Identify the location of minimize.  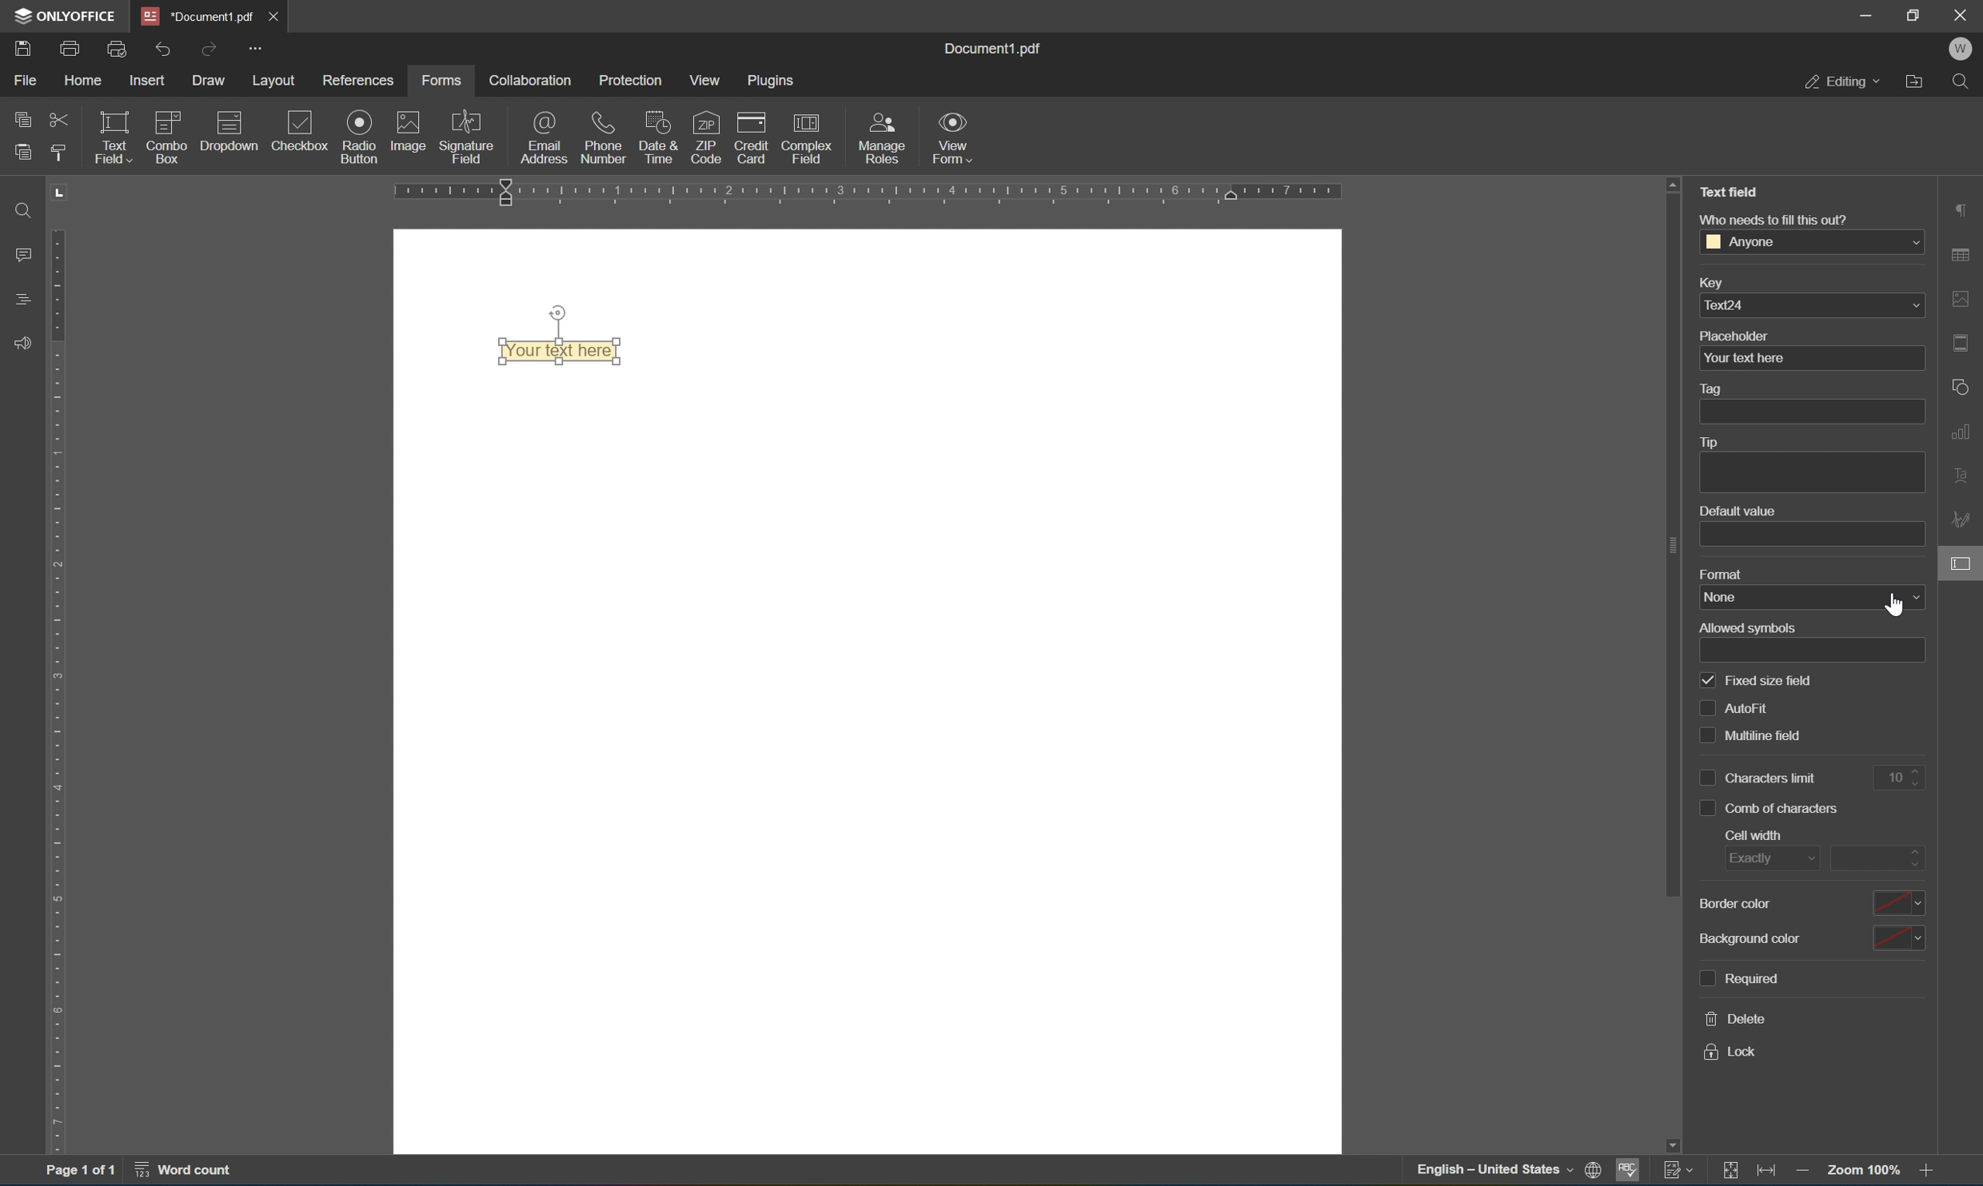
(1865, 14).